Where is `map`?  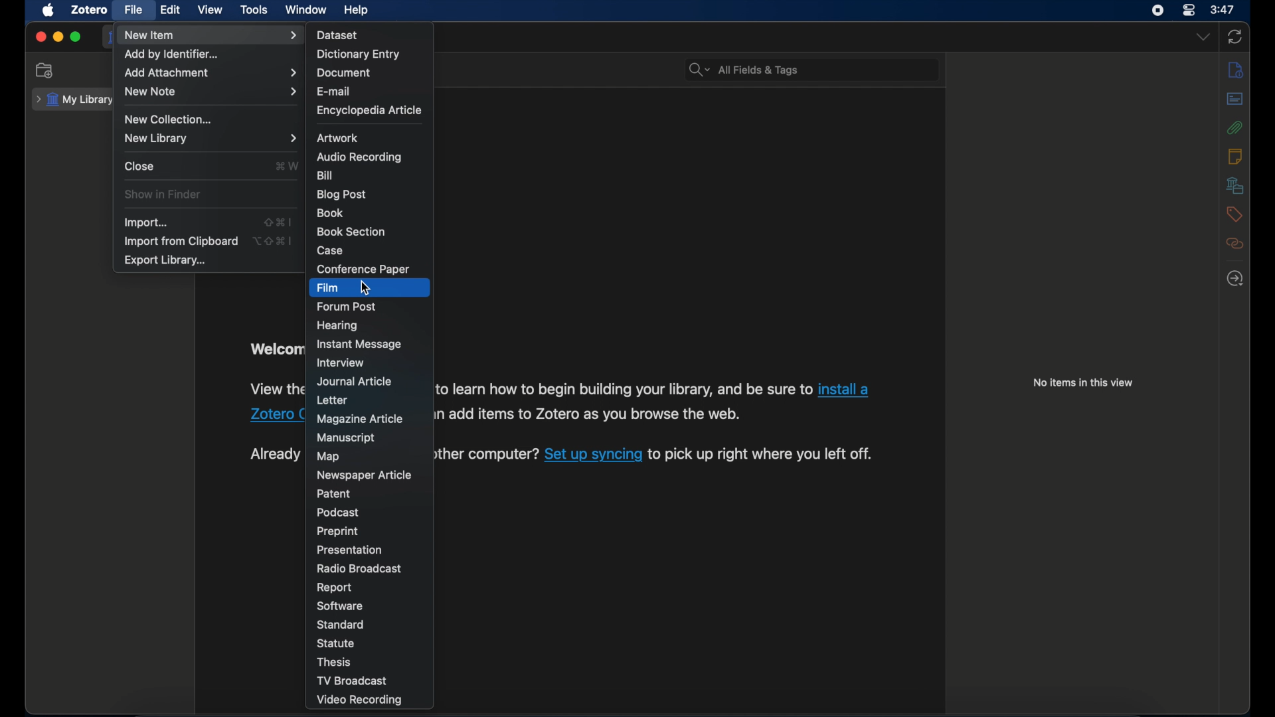 map is located at coordinates (328, 457).